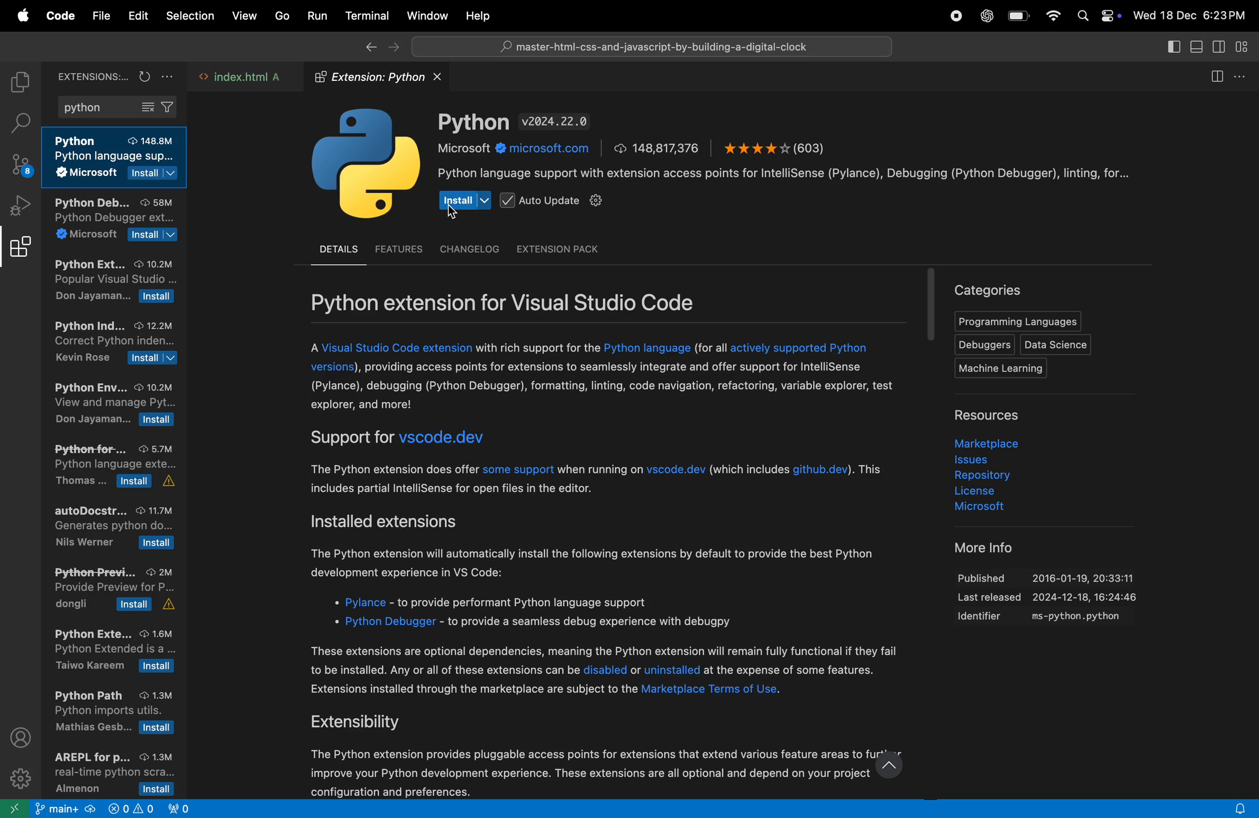  I want to click on refresh, so click(143, 76).